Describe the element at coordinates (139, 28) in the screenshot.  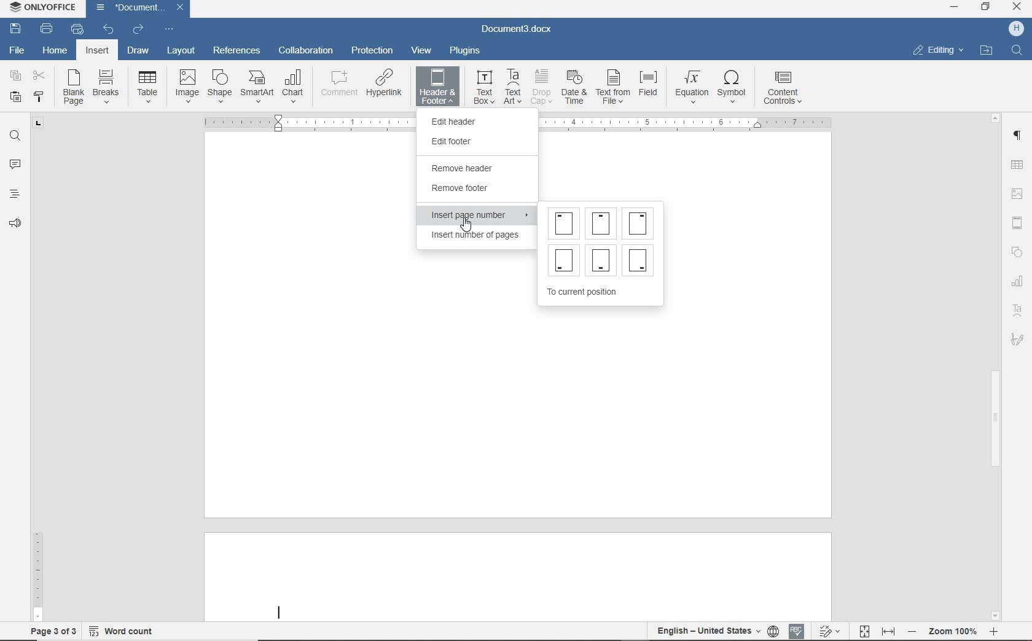
I see `REDO` at that location.